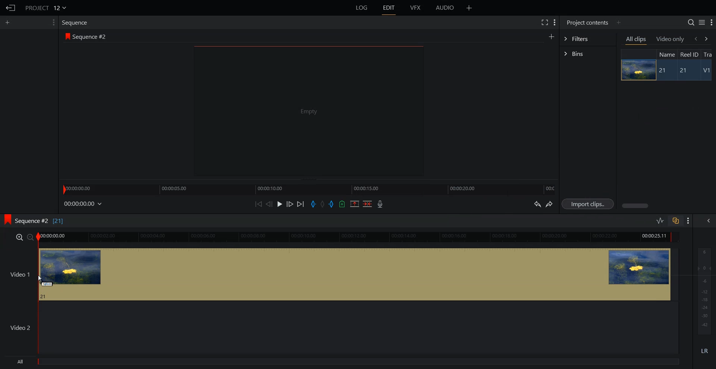  I want to click on 21, so click(682, 70).